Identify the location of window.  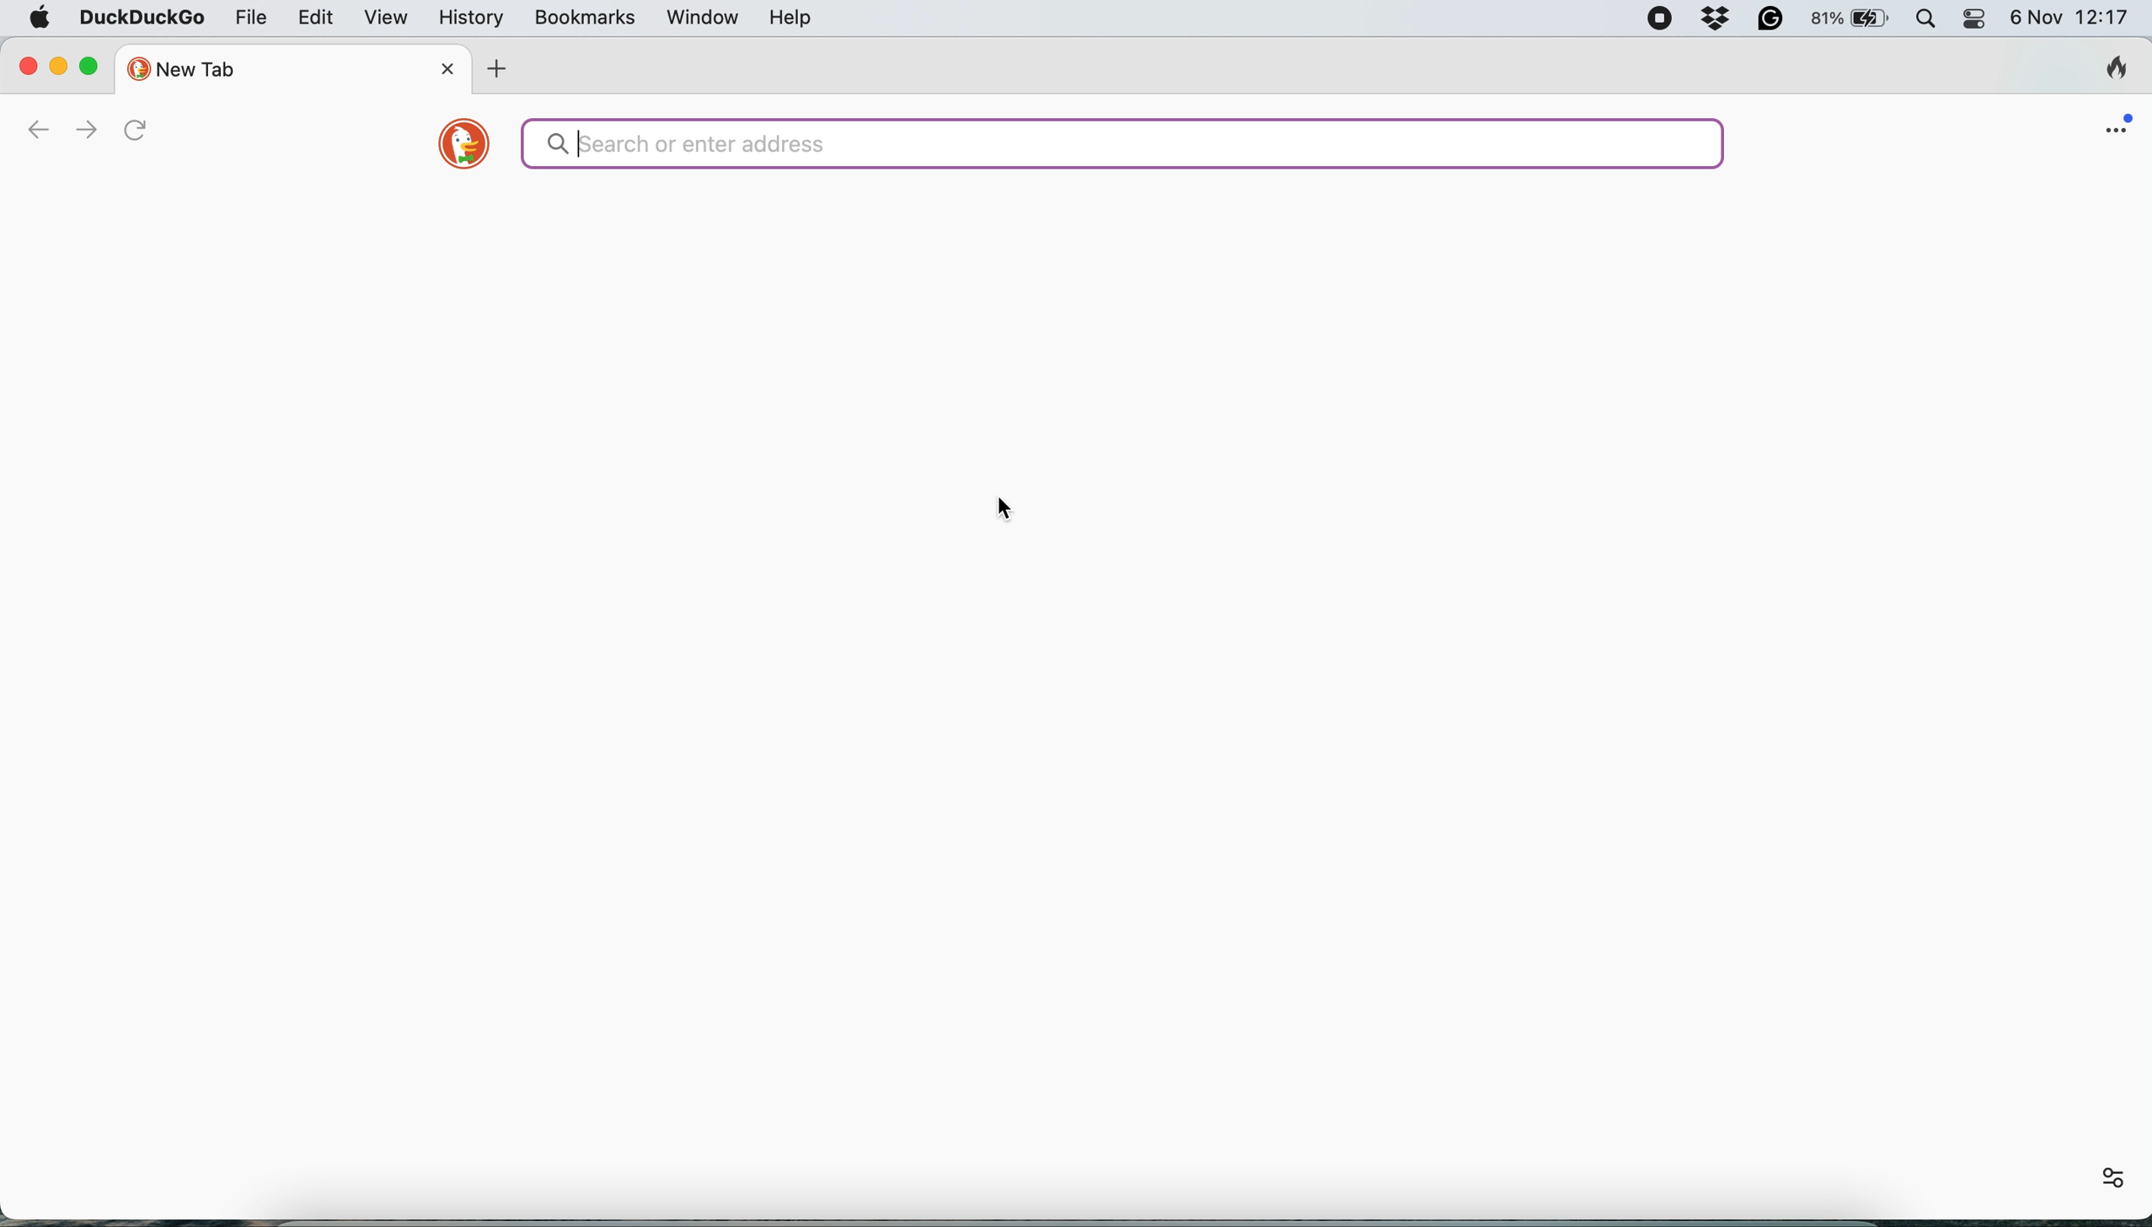
(703, 17).